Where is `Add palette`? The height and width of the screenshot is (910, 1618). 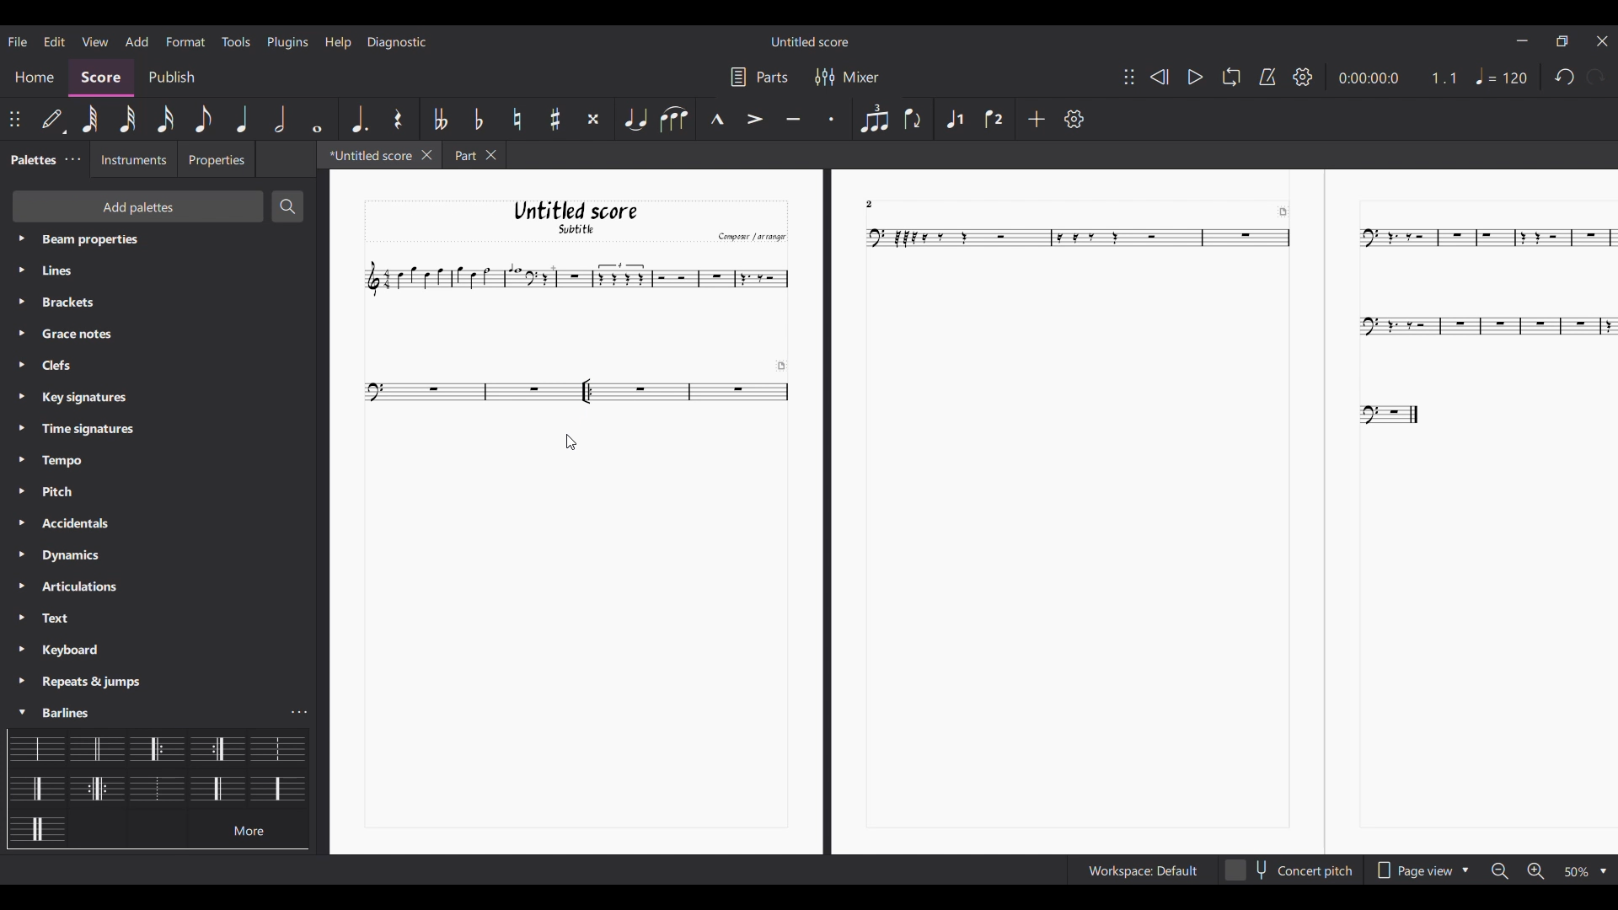 Add palette is located at coordinates (140, 206).